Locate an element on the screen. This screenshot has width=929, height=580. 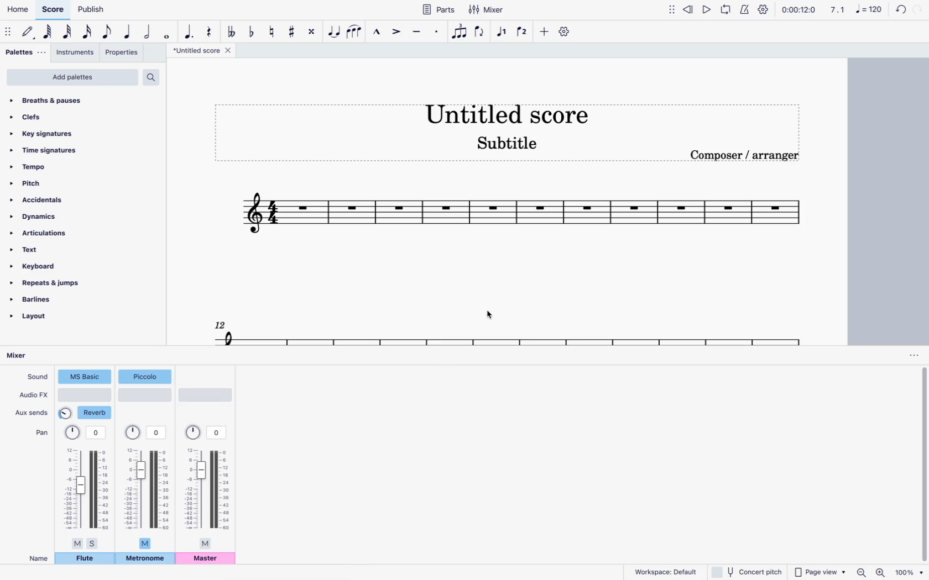
publish is located at coordinates (90, 10).